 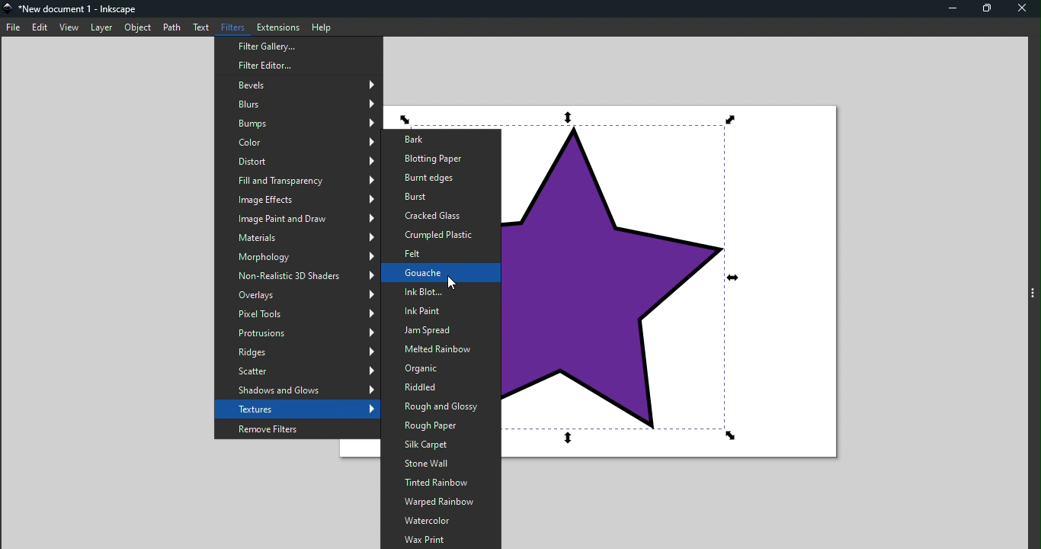 I want to click on Maximize, so click(x=985, y=10).